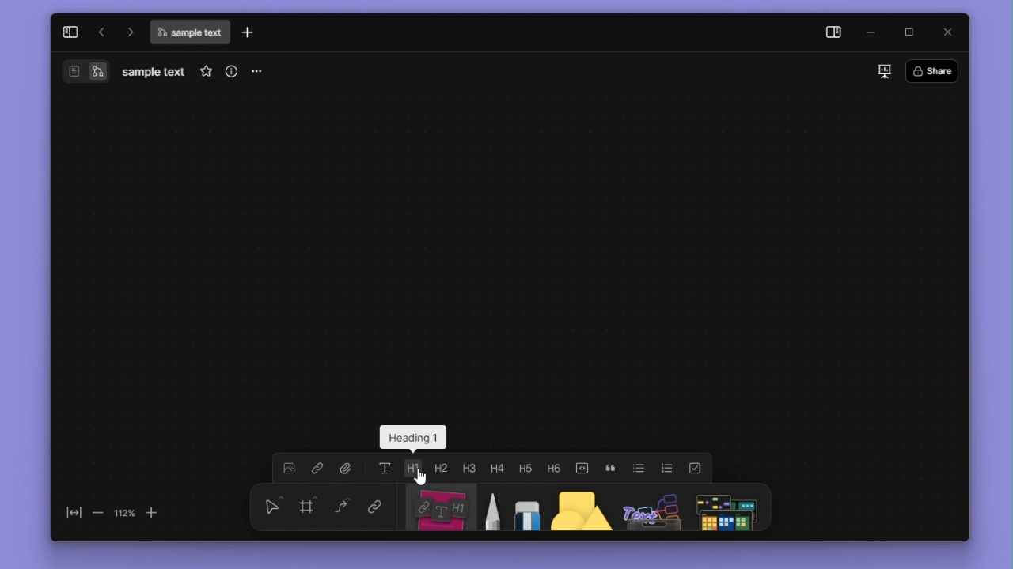 The width and height of the screenshot is (1013, 569). What do you see at coordinates (129, 32) in the screenshot?
I see `go forward` at bounding box center [129, 32].